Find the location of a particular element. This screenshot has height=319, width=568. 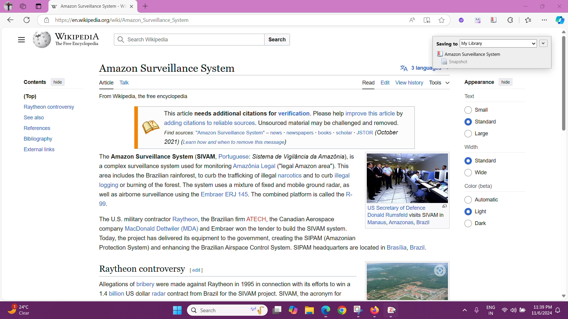

snipping tool is located at coordinates (358, 310).